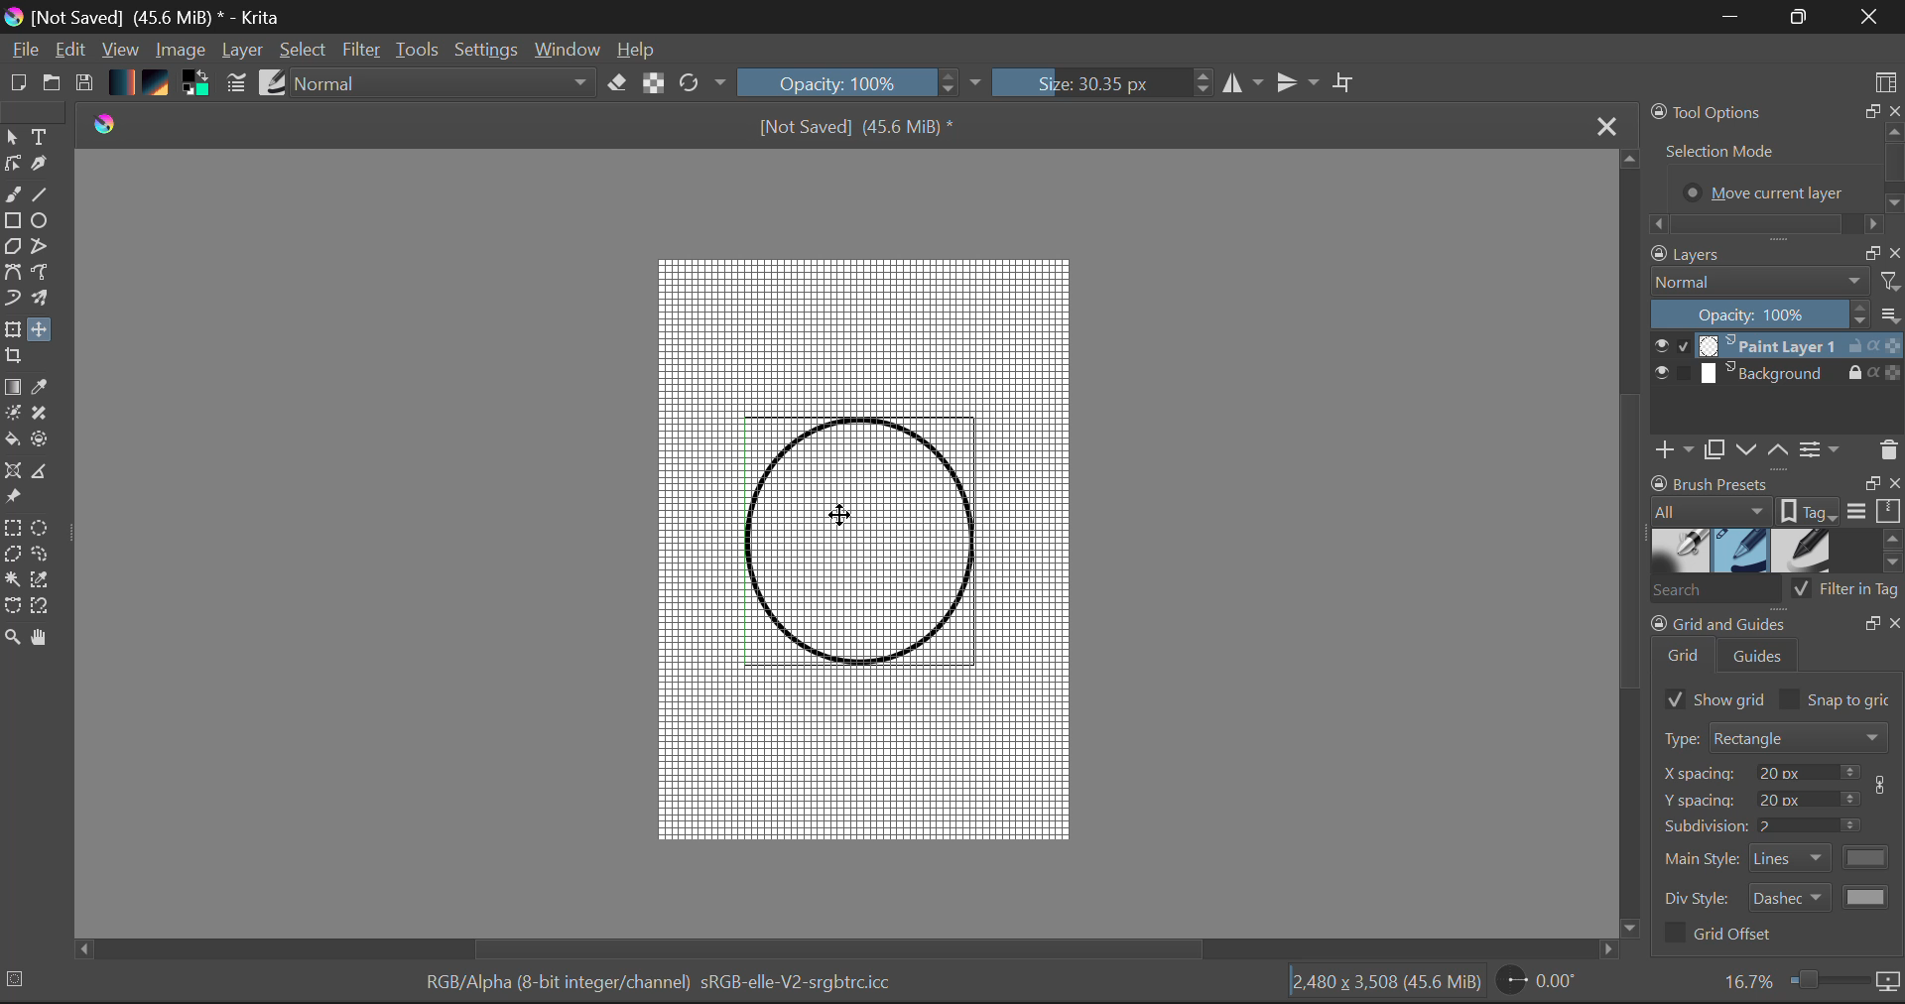 The width and height of the screenshot is (1905, 1004). Describe the element at coordinates (148, 17) in the screenshot. I see `Window Title` at that location.